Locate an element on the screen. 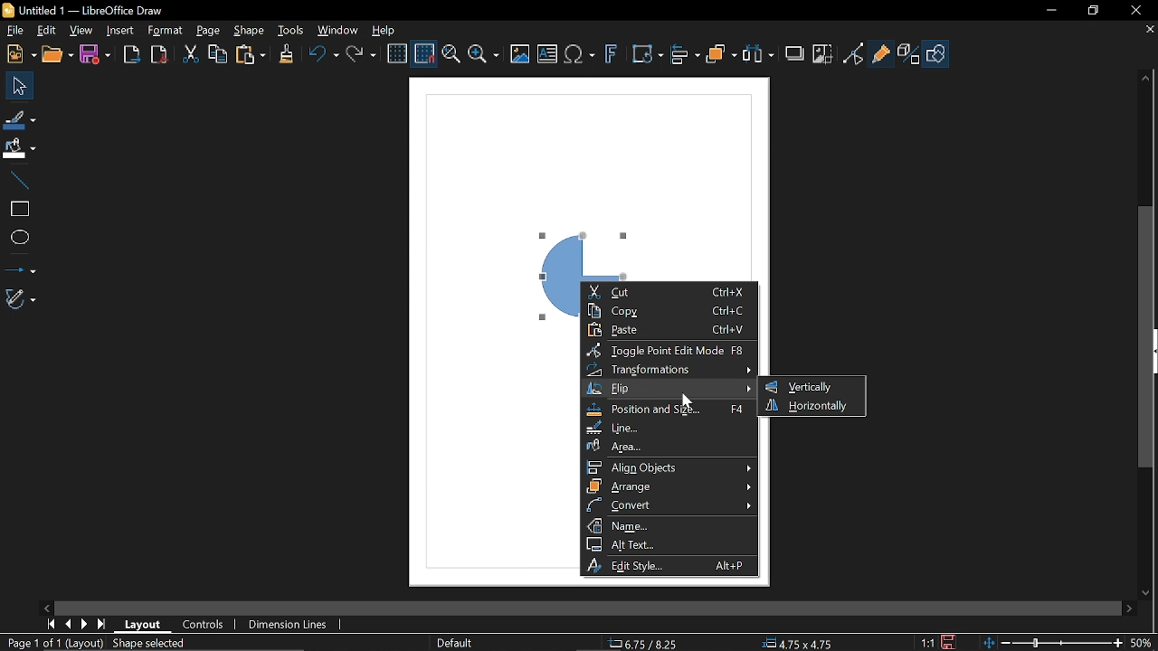  Minimize is located at coordinates (1050, 9).